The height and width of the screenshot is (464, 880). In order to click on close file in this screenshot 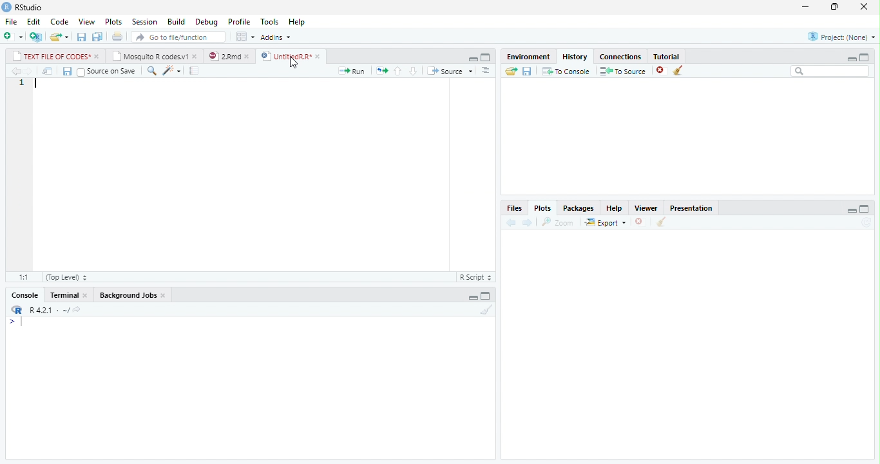, I will do `click(662, 70)`.